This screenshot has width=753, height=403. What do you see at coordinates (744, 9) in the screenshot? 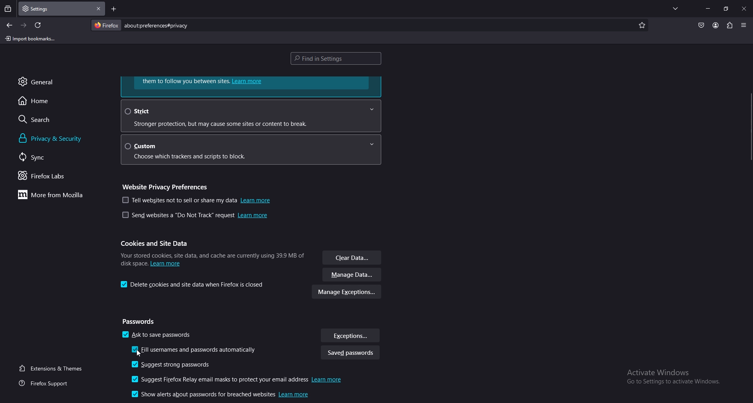
I see `close` at bounding box center [744, 9].